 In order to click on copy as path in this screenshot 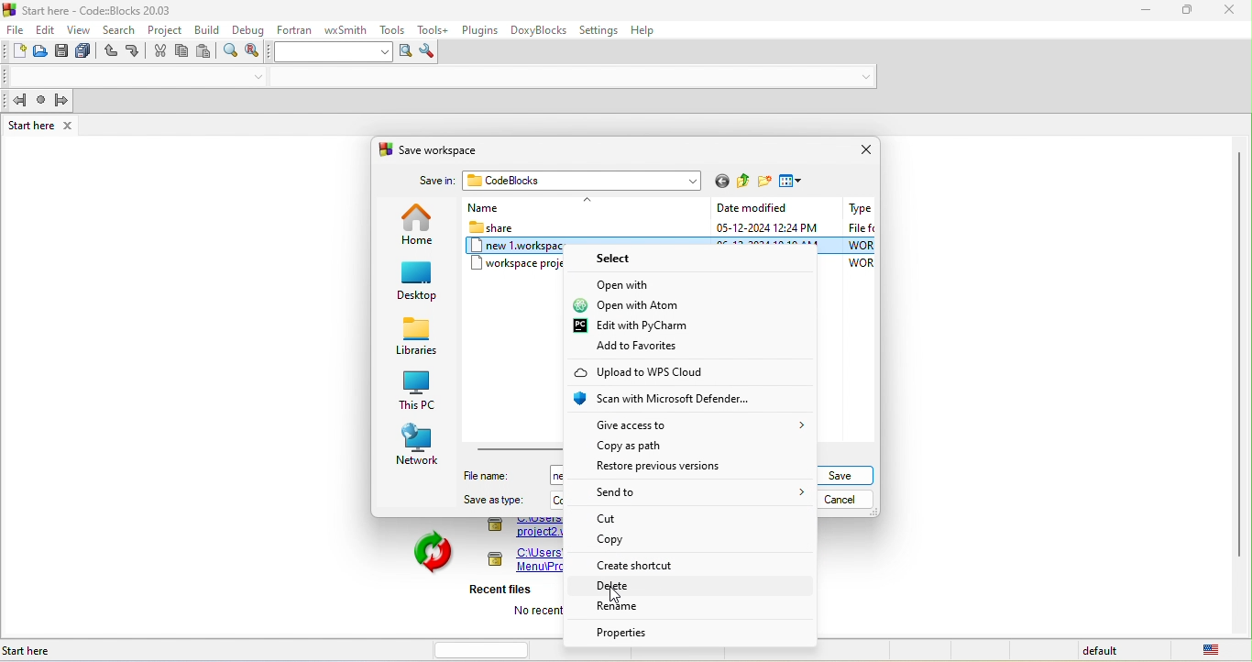, I will do `click(654, 447)`.